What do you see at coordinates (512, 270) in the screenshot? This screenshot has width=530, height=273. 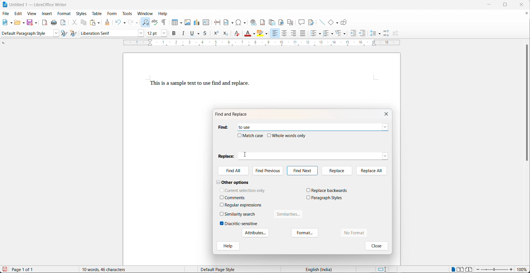 I see `increase zoom` at bounding box center [512, 270].